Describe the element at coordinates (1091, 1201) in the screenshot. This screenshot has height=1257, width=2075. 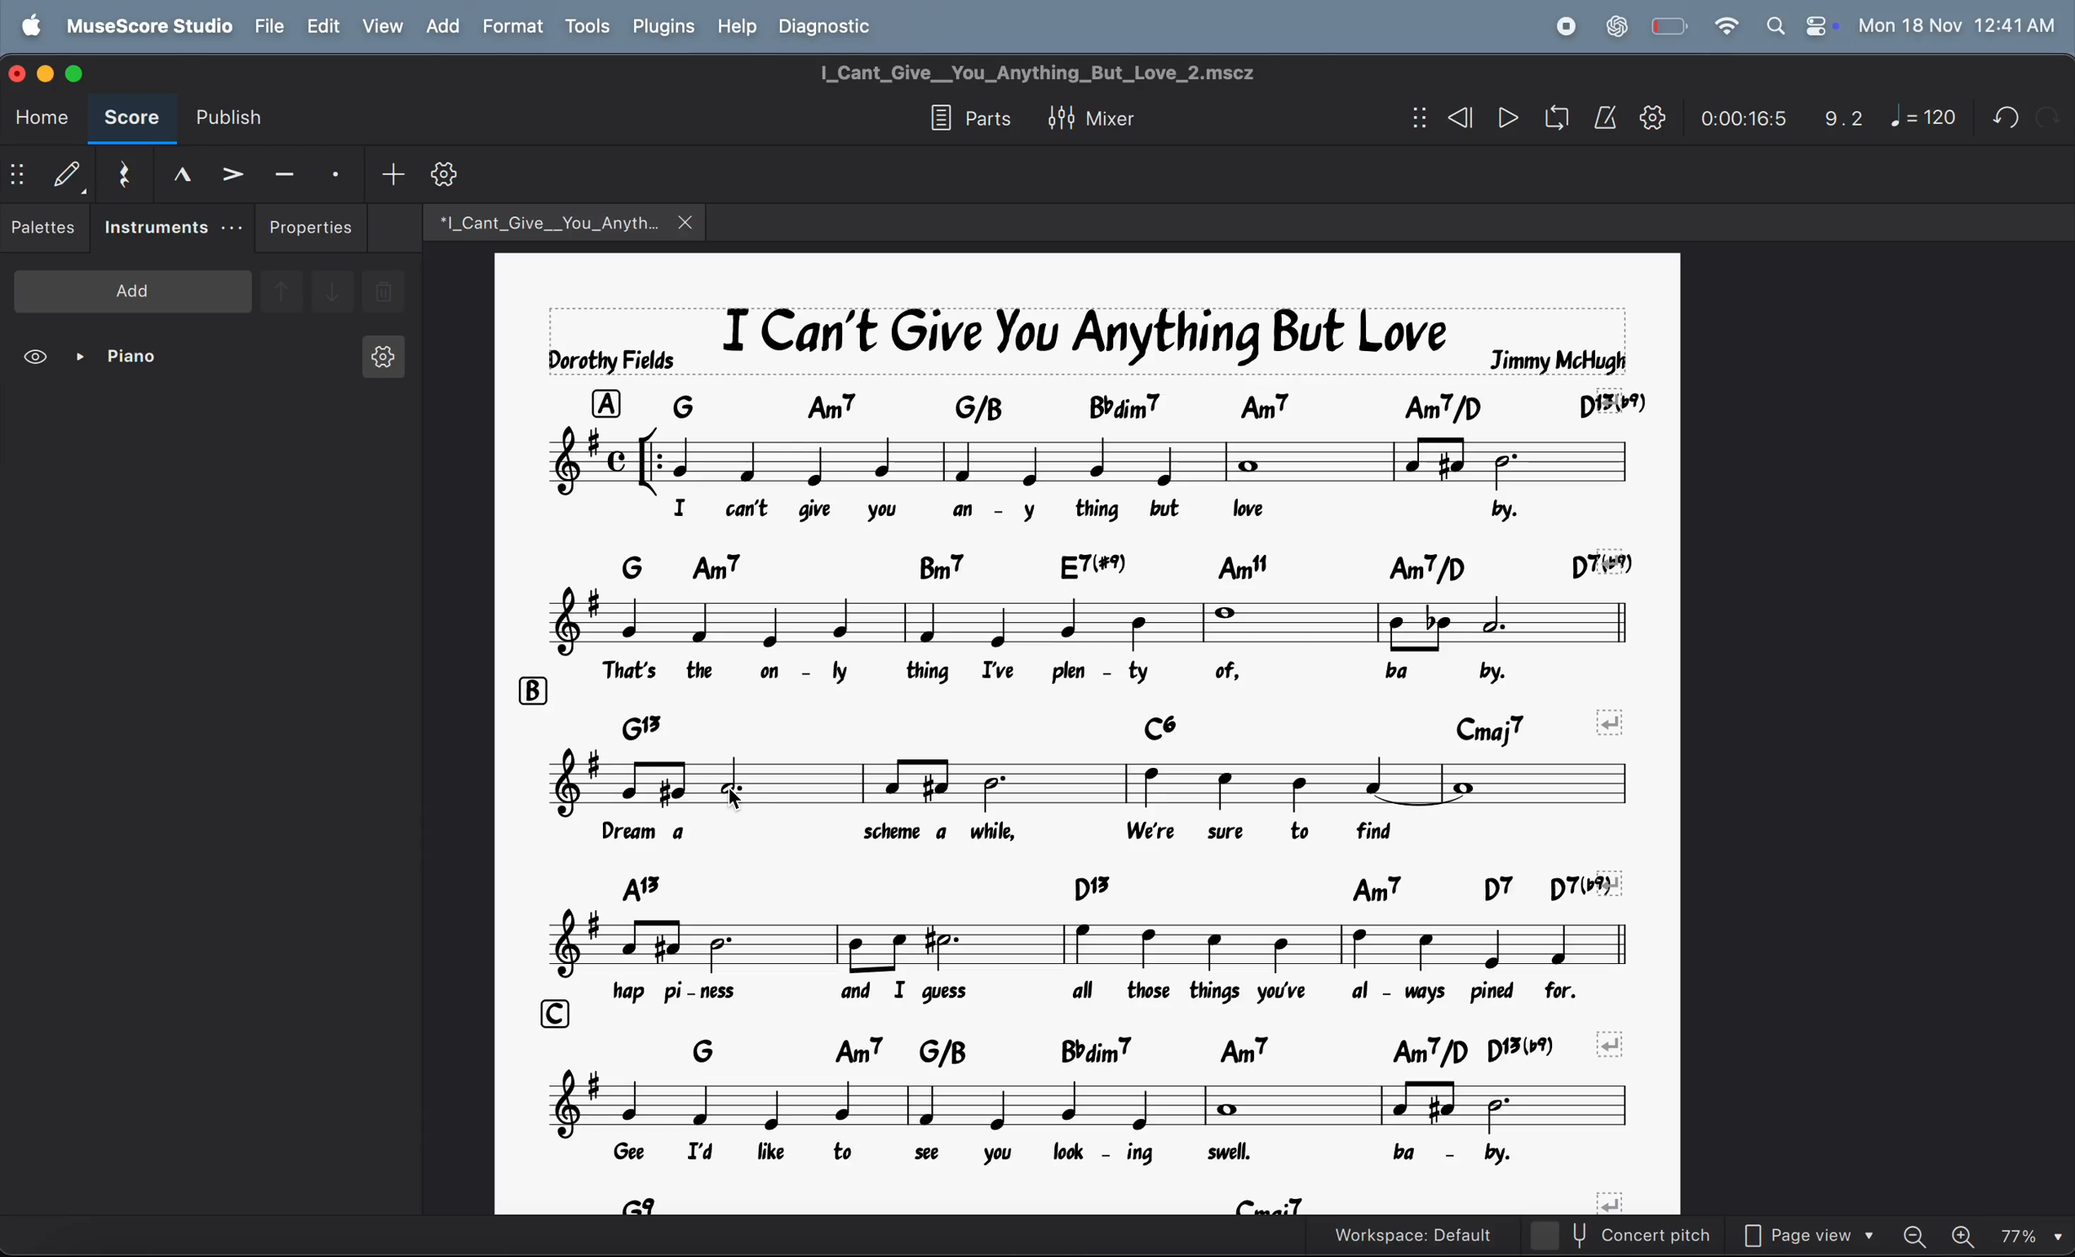
I see `chord symbols` at that location.